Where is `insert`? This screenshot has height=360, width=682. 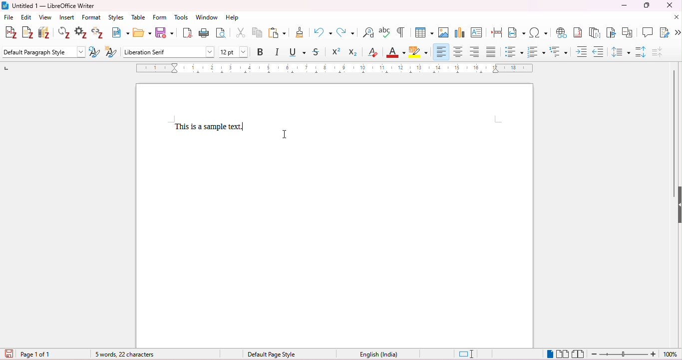
insert is located at coordinates (68, 17).